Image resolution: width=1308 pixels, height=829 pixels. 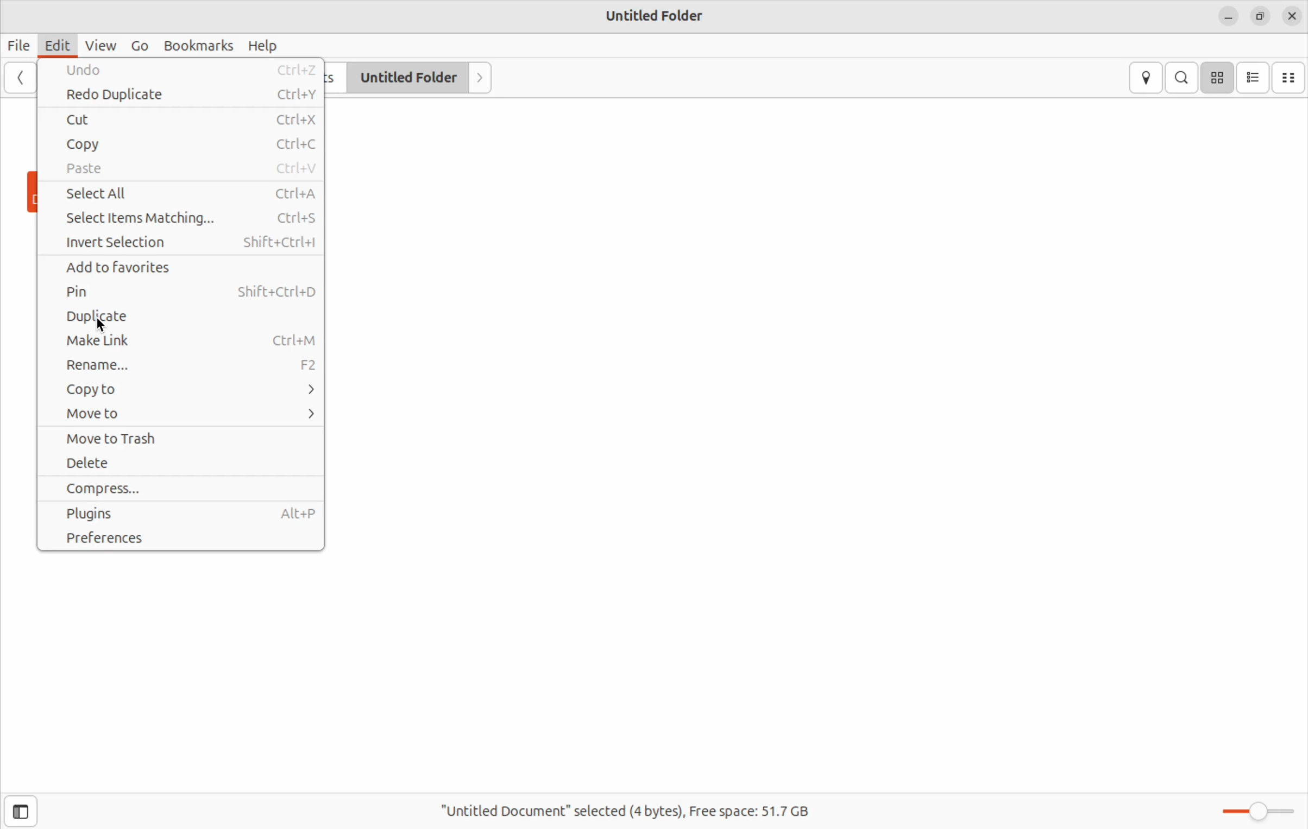 What do you see at coordinates (104, 327) in the screenshot?
I see `cursor` at bounding box center [104, 327].